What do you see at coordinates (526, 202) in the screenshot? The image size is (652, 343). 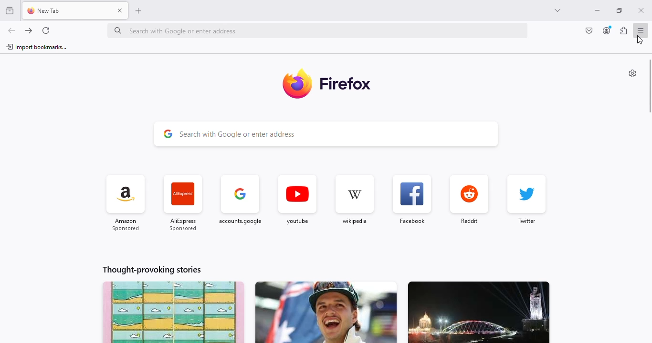 I see `twitter` at bounding box center [526, 202].